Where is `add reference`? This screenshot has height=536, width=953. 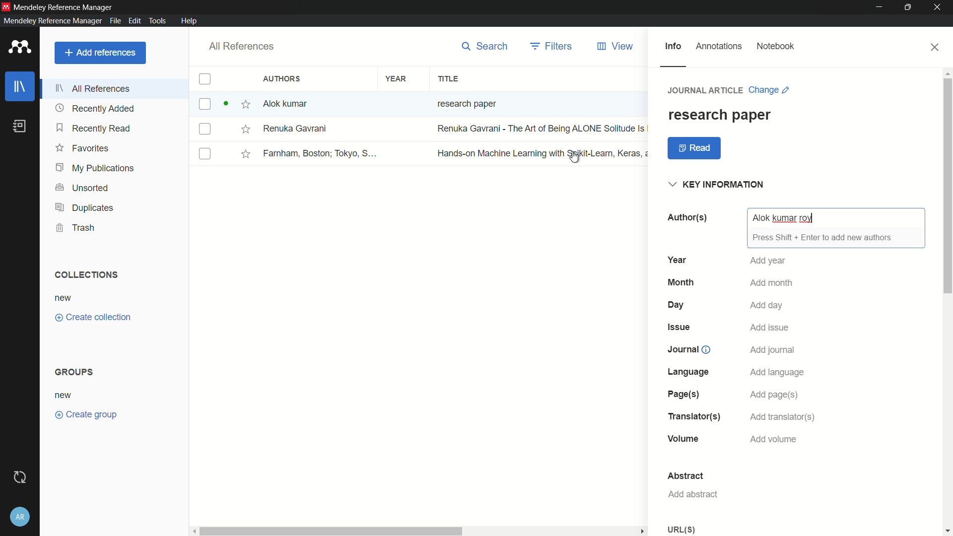 add reference is located at coordinates (100, 53).